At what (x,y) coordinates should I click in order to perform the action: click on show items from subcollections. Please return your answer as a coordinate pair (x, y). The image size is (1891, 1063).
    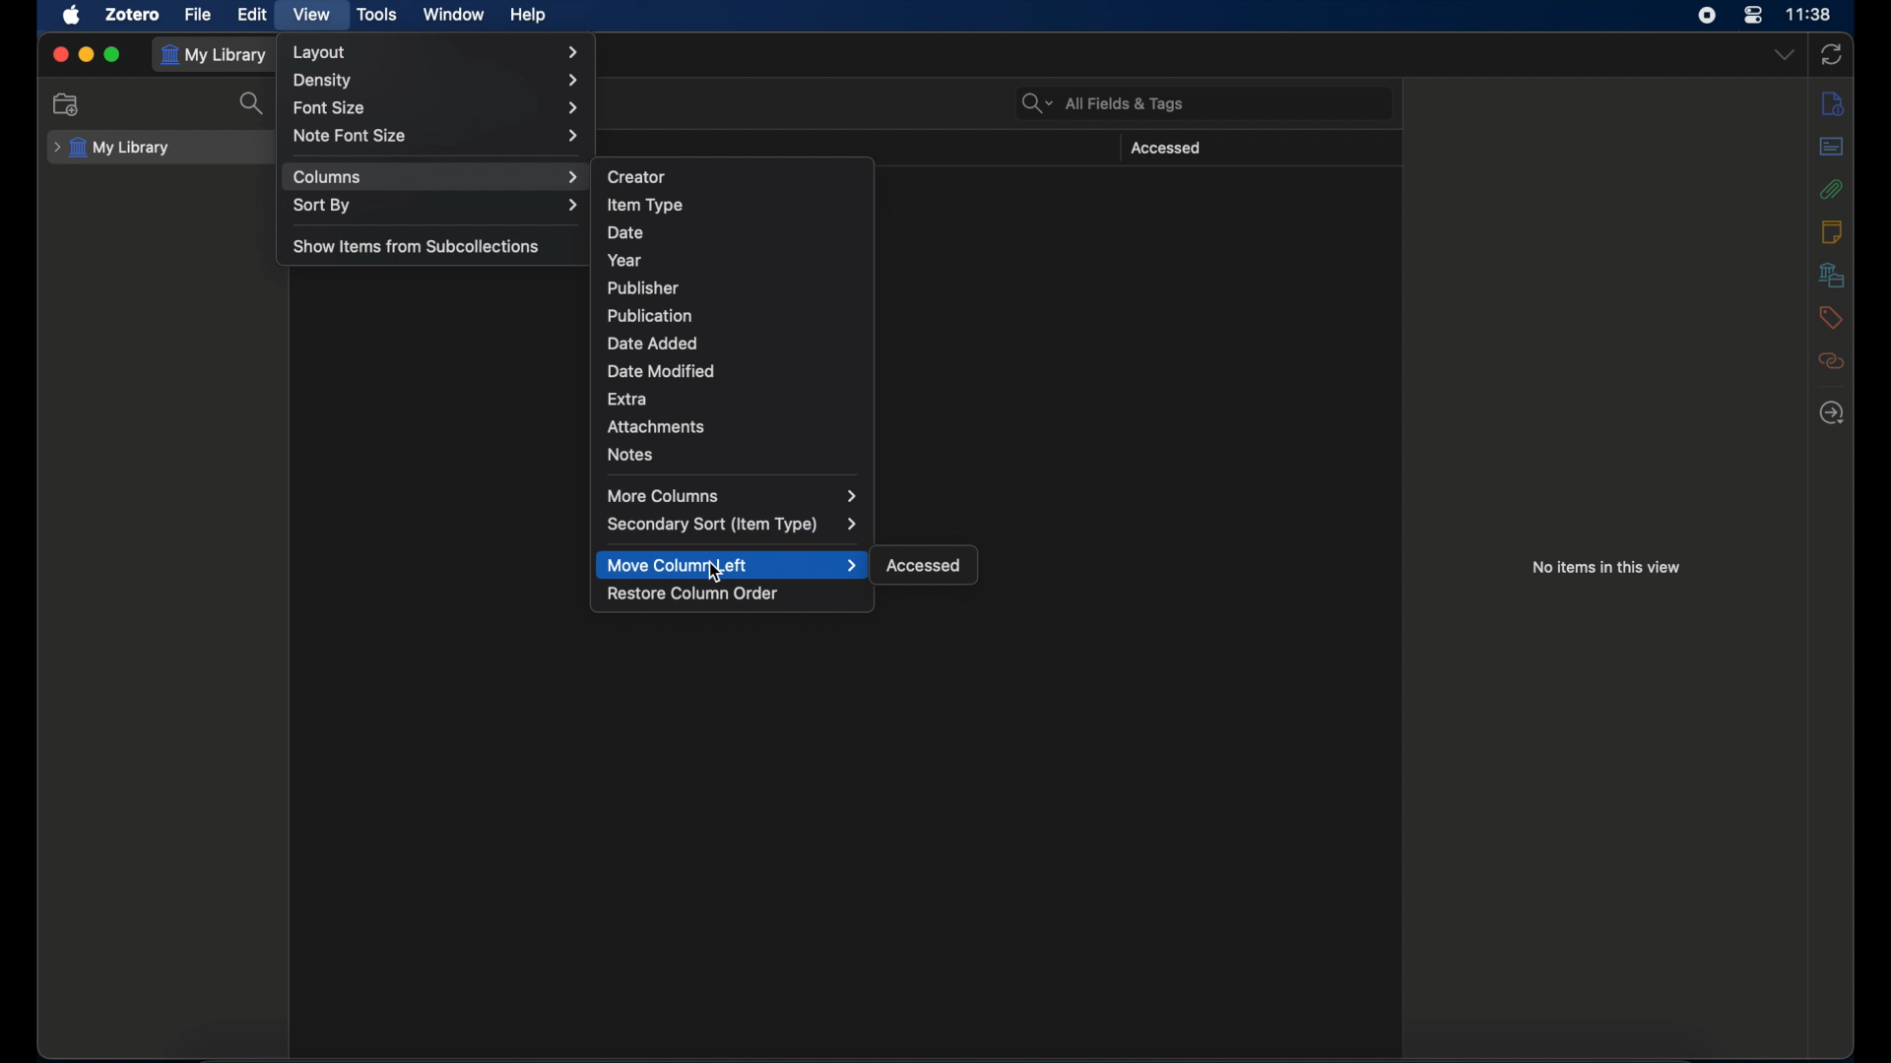
    Looking at the image, I should click on (416, 246).